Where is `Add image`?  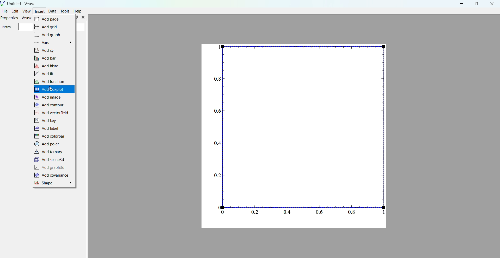 Add image is located at coordinates (49, 96).